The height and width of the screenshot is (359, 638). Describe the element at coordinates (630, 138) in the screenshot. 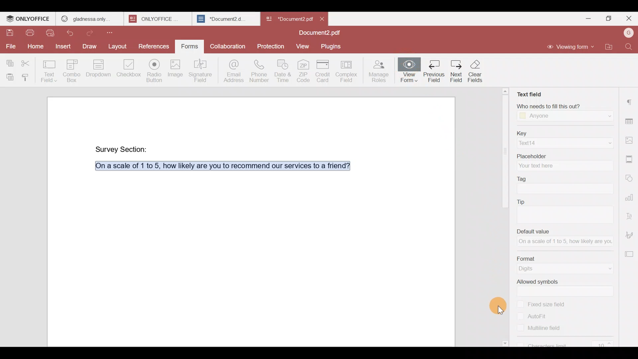

I see `Image settings` at that location.